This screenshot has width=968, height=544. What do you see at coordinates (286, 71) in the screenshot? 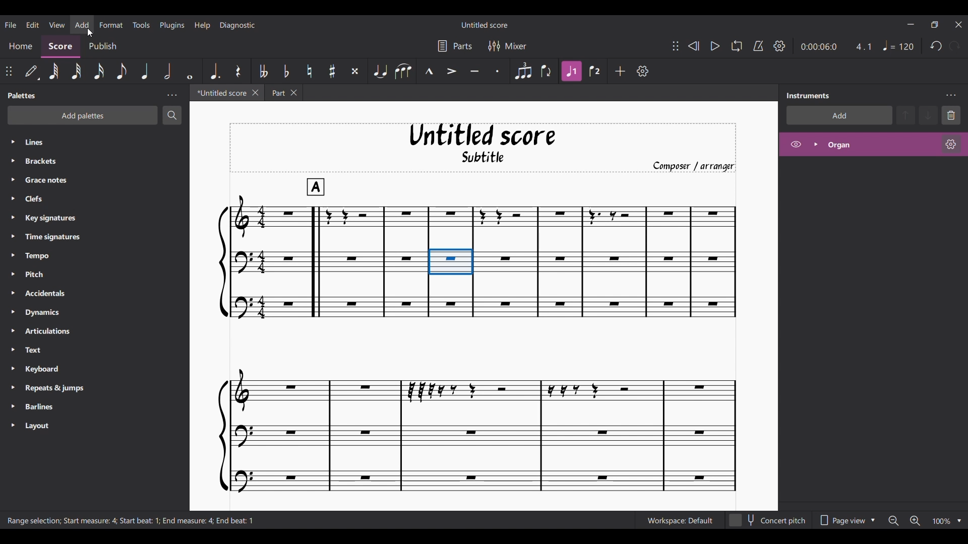
I see `Toggle flat` at bounding box center [286, 71].